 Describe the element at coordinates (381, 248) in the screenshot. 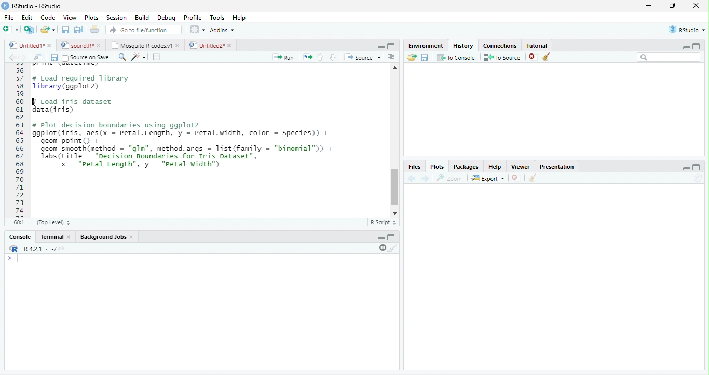

I see `pause` at that location.